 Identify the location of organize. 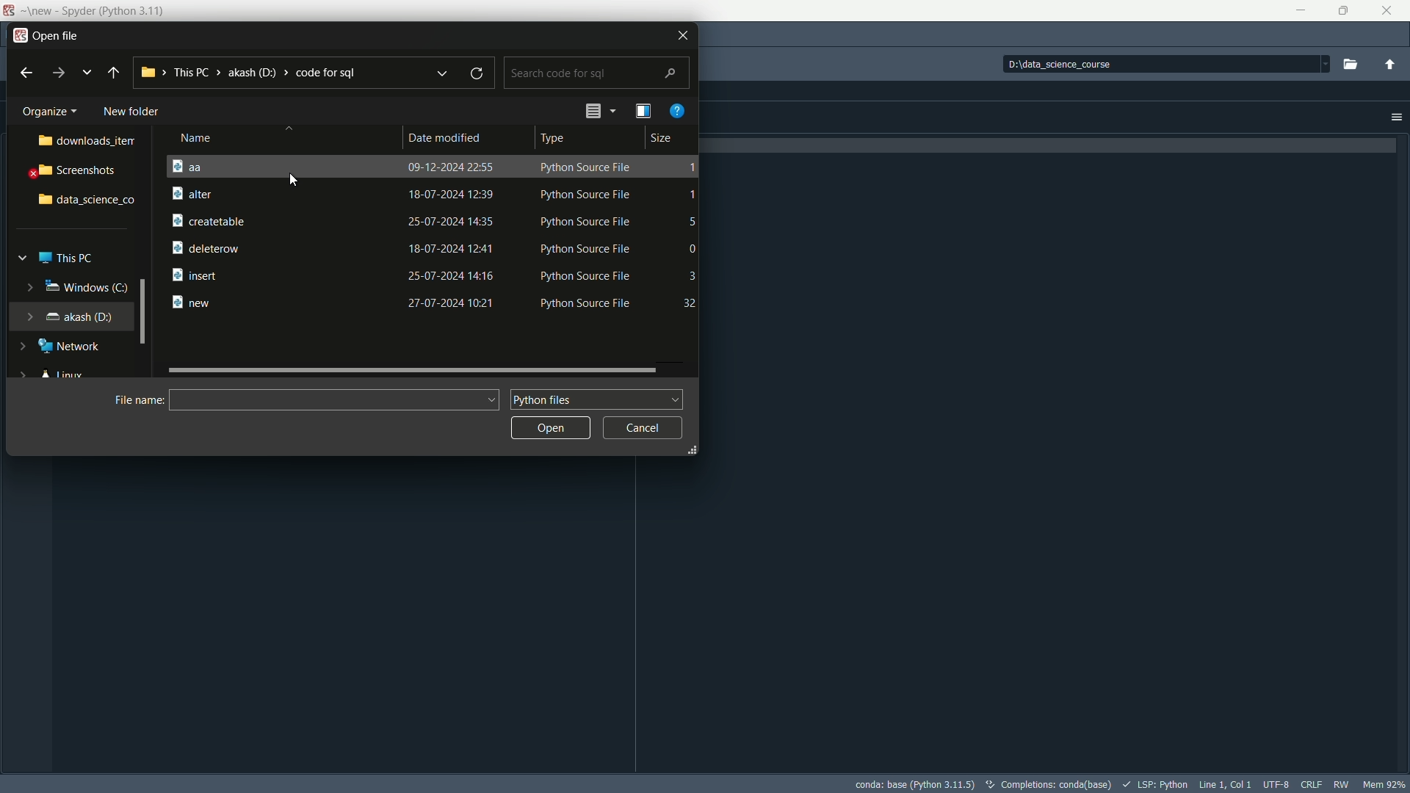
(49, 110).